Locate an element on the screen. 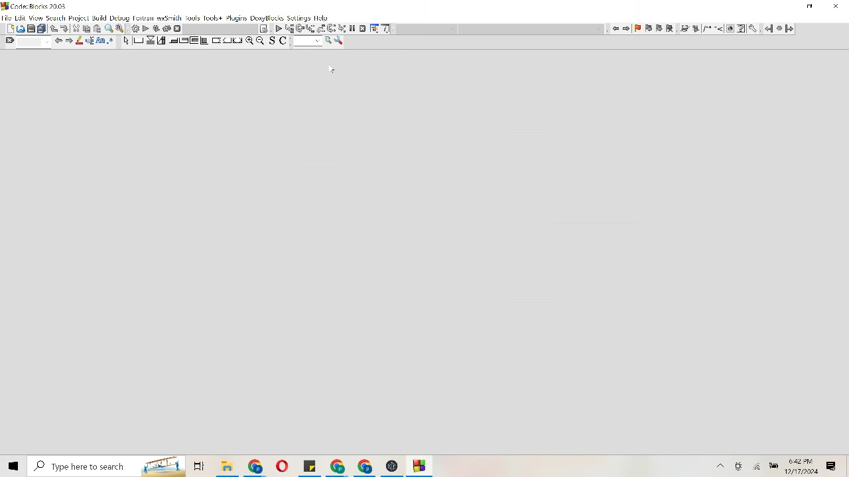  Wifi is located at coordinates (758, 466).